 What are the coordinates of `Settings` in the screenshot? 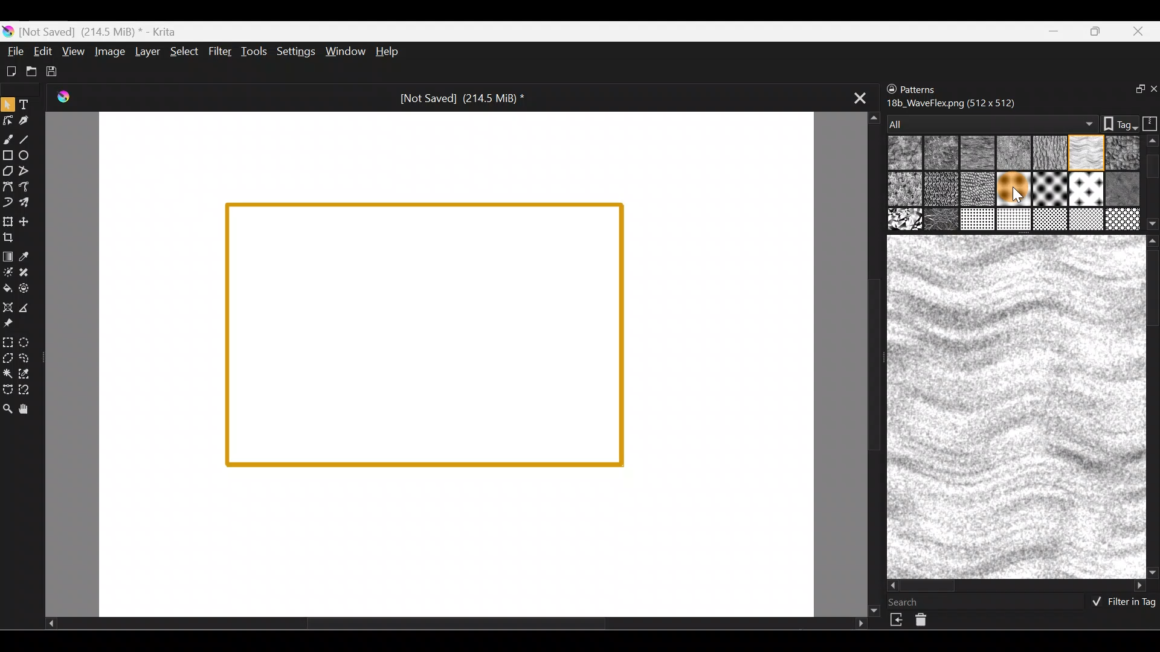 It's located at (294, 52).